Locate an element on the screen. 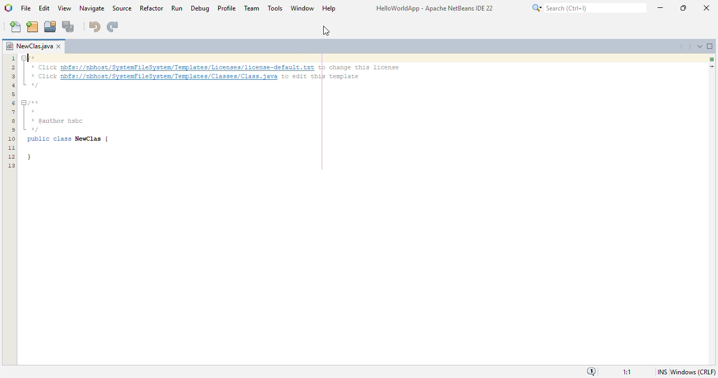  navigate is located at coordinates (91, 8).